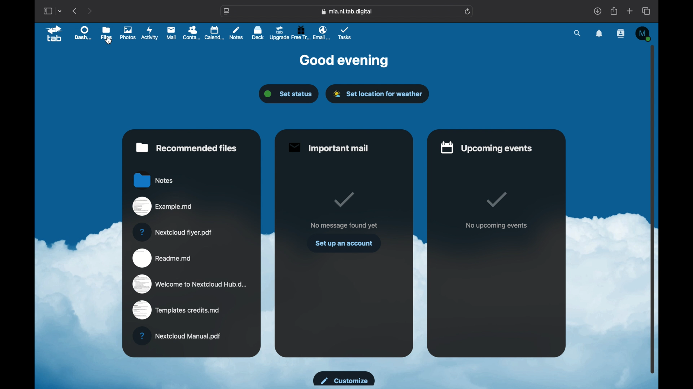  What do you see at coordinates (578, 34) in the screenshot?
I see `search` at bounding box center [578, 34].